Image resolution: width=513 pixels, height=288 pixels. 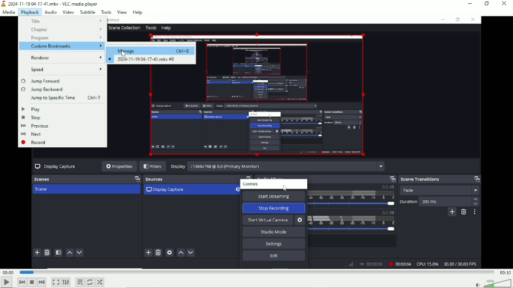 What do you see at coordinates (64, 98) in the screenshot?
I see `Jump to specific time` at bounding box center [64, 98].